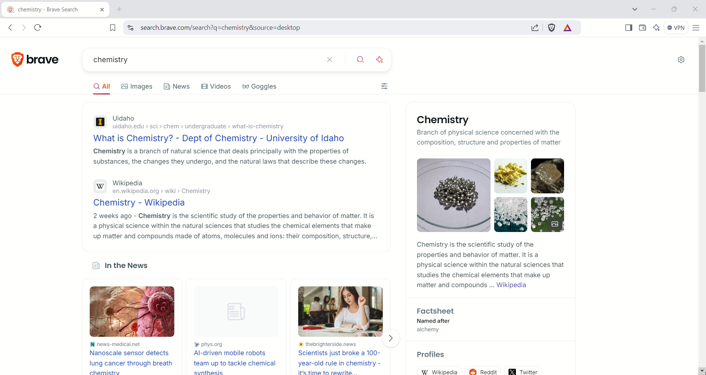 Image resolution: width=706 pixels, height=375 pixels. Describe the element at coordinates (177, 89) in the screenshot. I see `News` at that location.